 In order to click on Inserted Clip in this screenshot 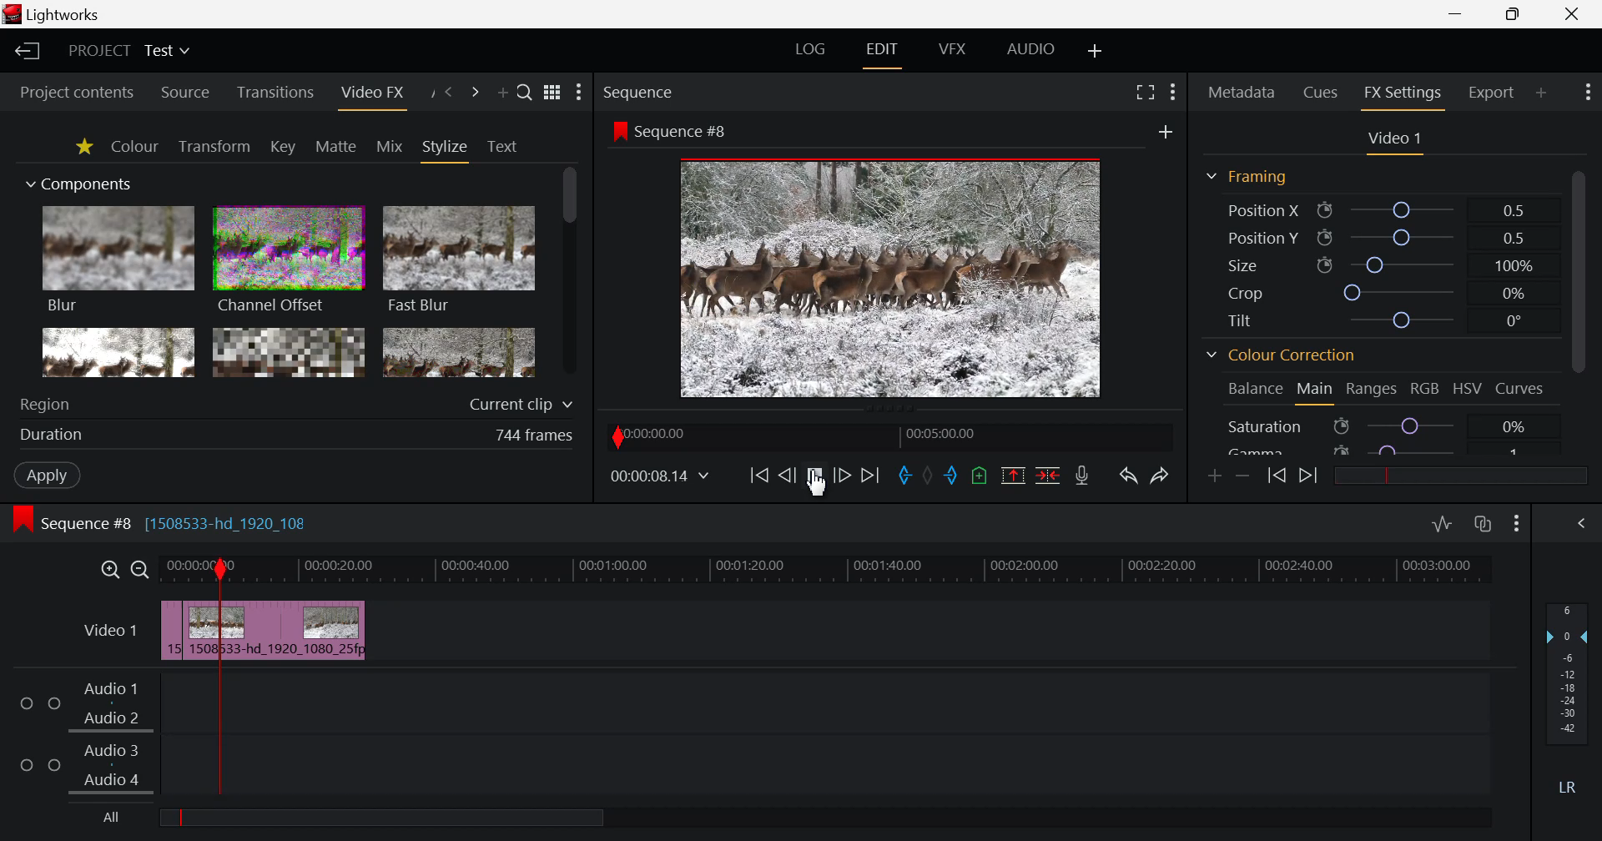, I will do `click(265, 630)`.